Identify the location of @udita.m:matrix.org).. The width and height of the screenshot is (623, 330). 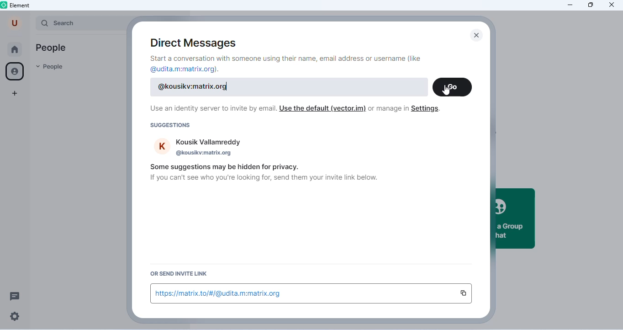
(185, 69).